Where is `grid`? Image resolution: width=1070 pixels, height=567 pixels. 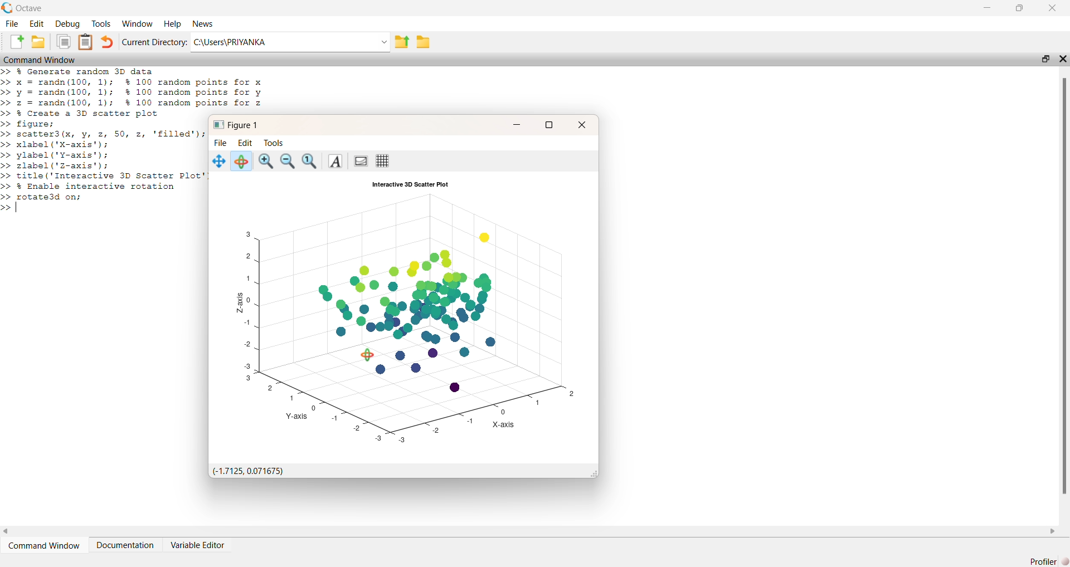
grid is located at coordinates (382, 161).